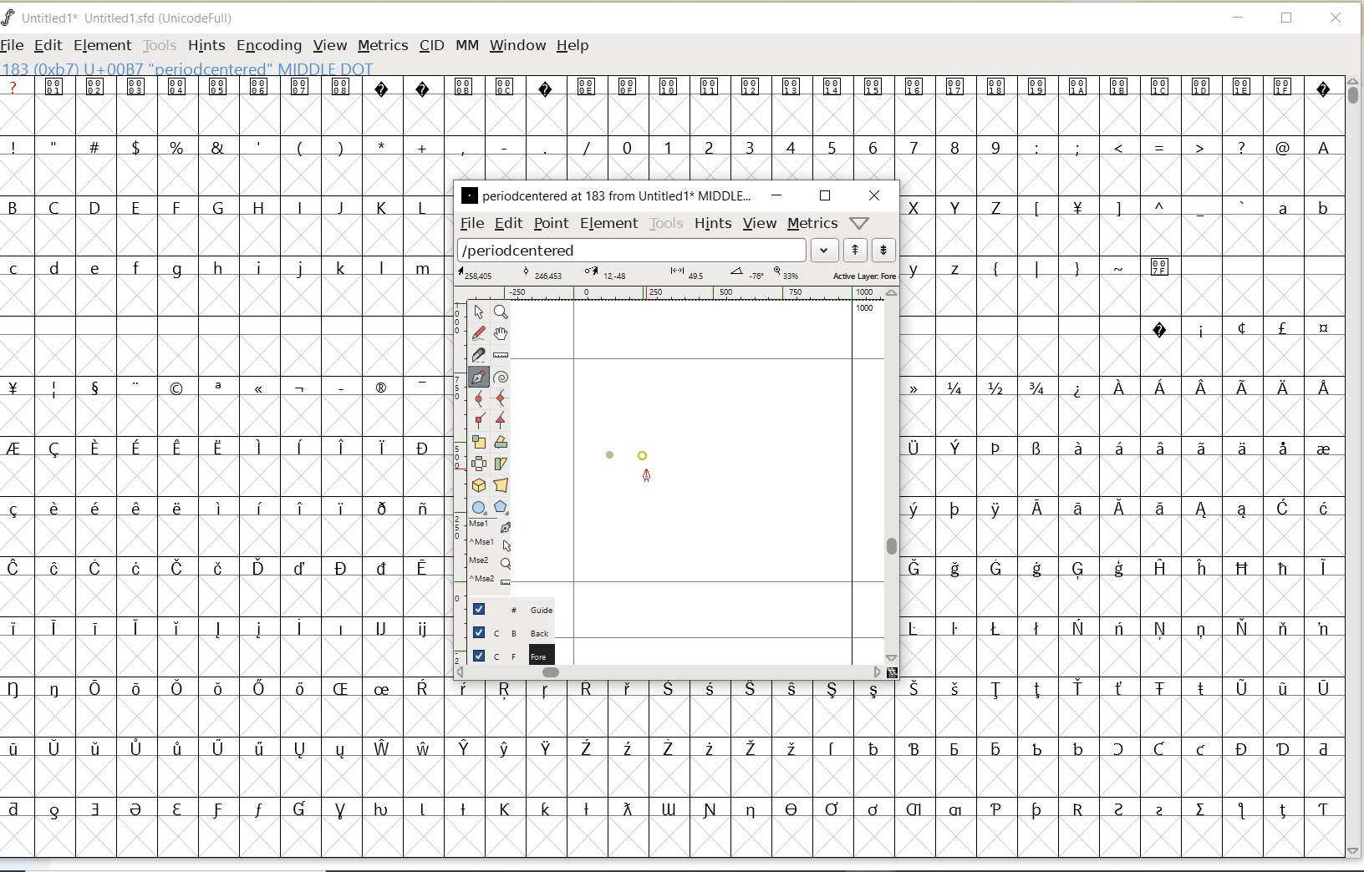  What do you see at coordinates (9, 16) in the screenshot?
I see `FontForge Logo` at bounding box center [9, 16].